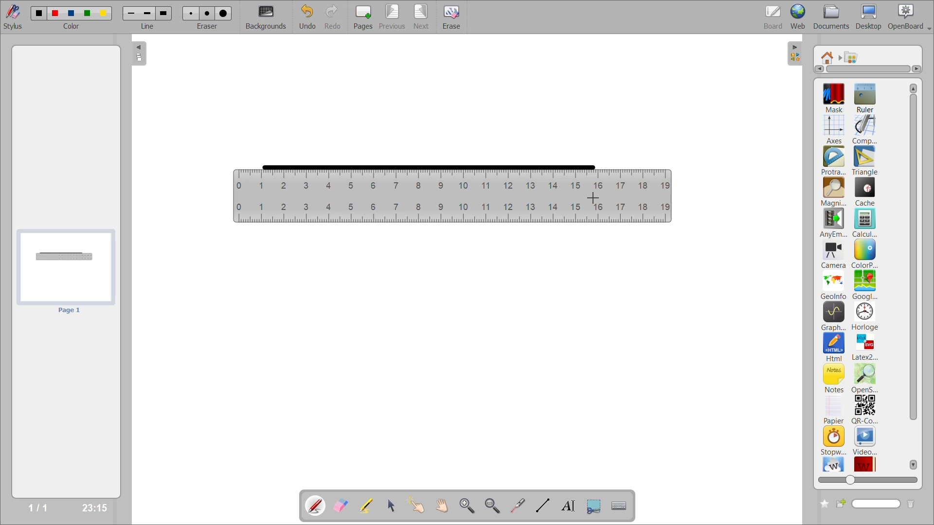 Image resolution: width=934 pixels, height=525 pixels. What do you see at coordinates (208, 26) in the screenshot?
I see `eraser` at bounding box center [208, 26].